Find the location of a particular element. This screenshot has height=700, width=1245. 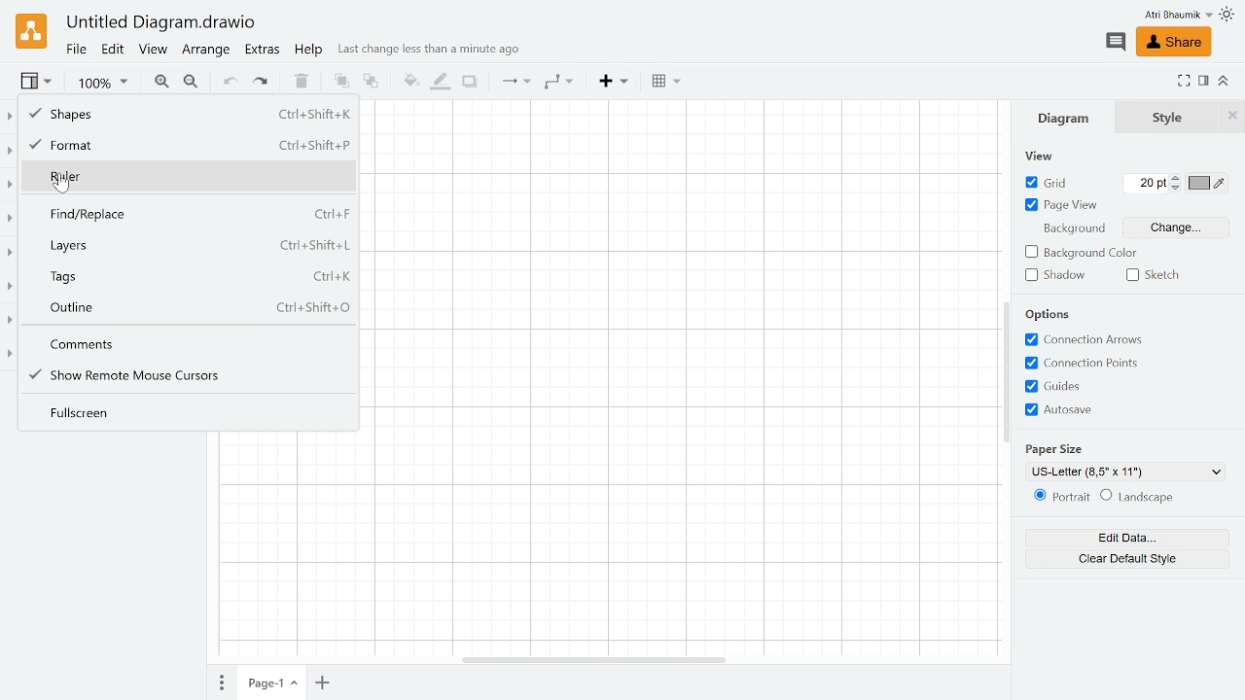

Format is located at coordinates (179, 145).